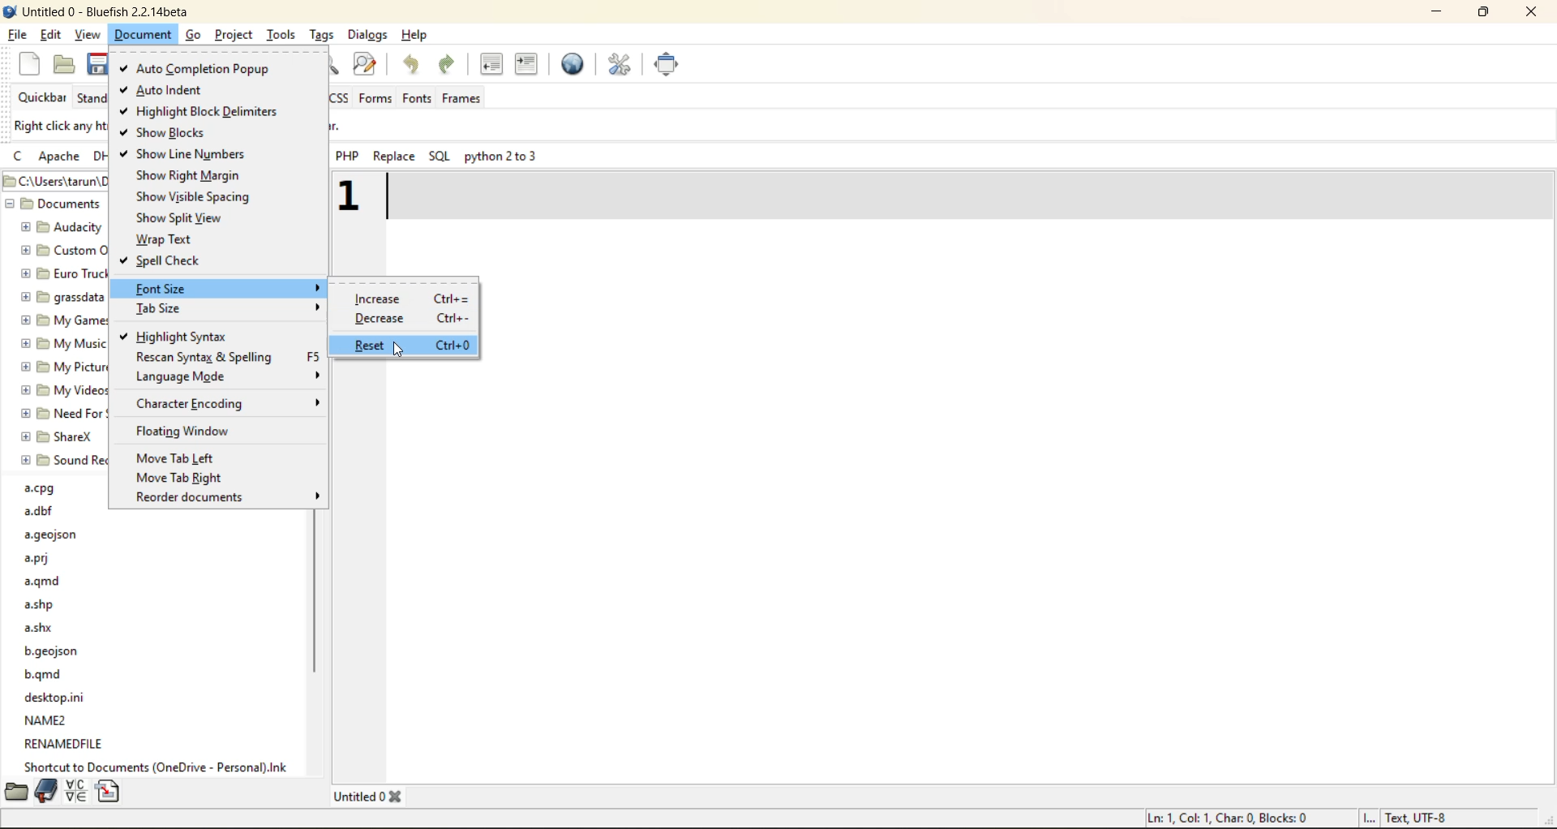 The width and height of the screenshot is (1557, 829). I want to click on find, so click(334, 66).